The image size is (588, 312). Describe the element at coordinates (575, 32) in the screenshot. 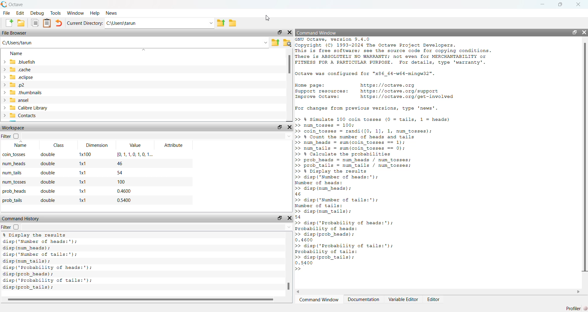

I see `maximize` at that location.